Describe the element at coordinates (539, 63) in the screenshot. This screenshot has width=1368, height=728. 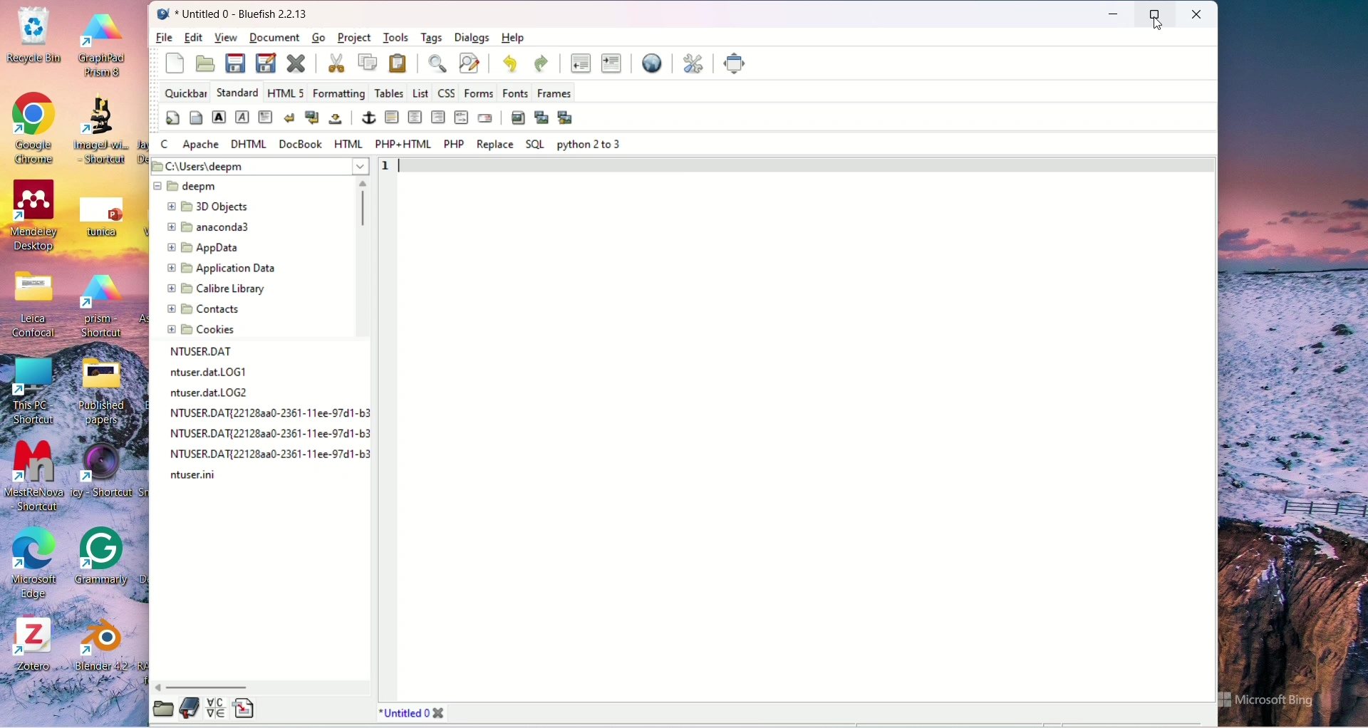
I see `redo` at that location.